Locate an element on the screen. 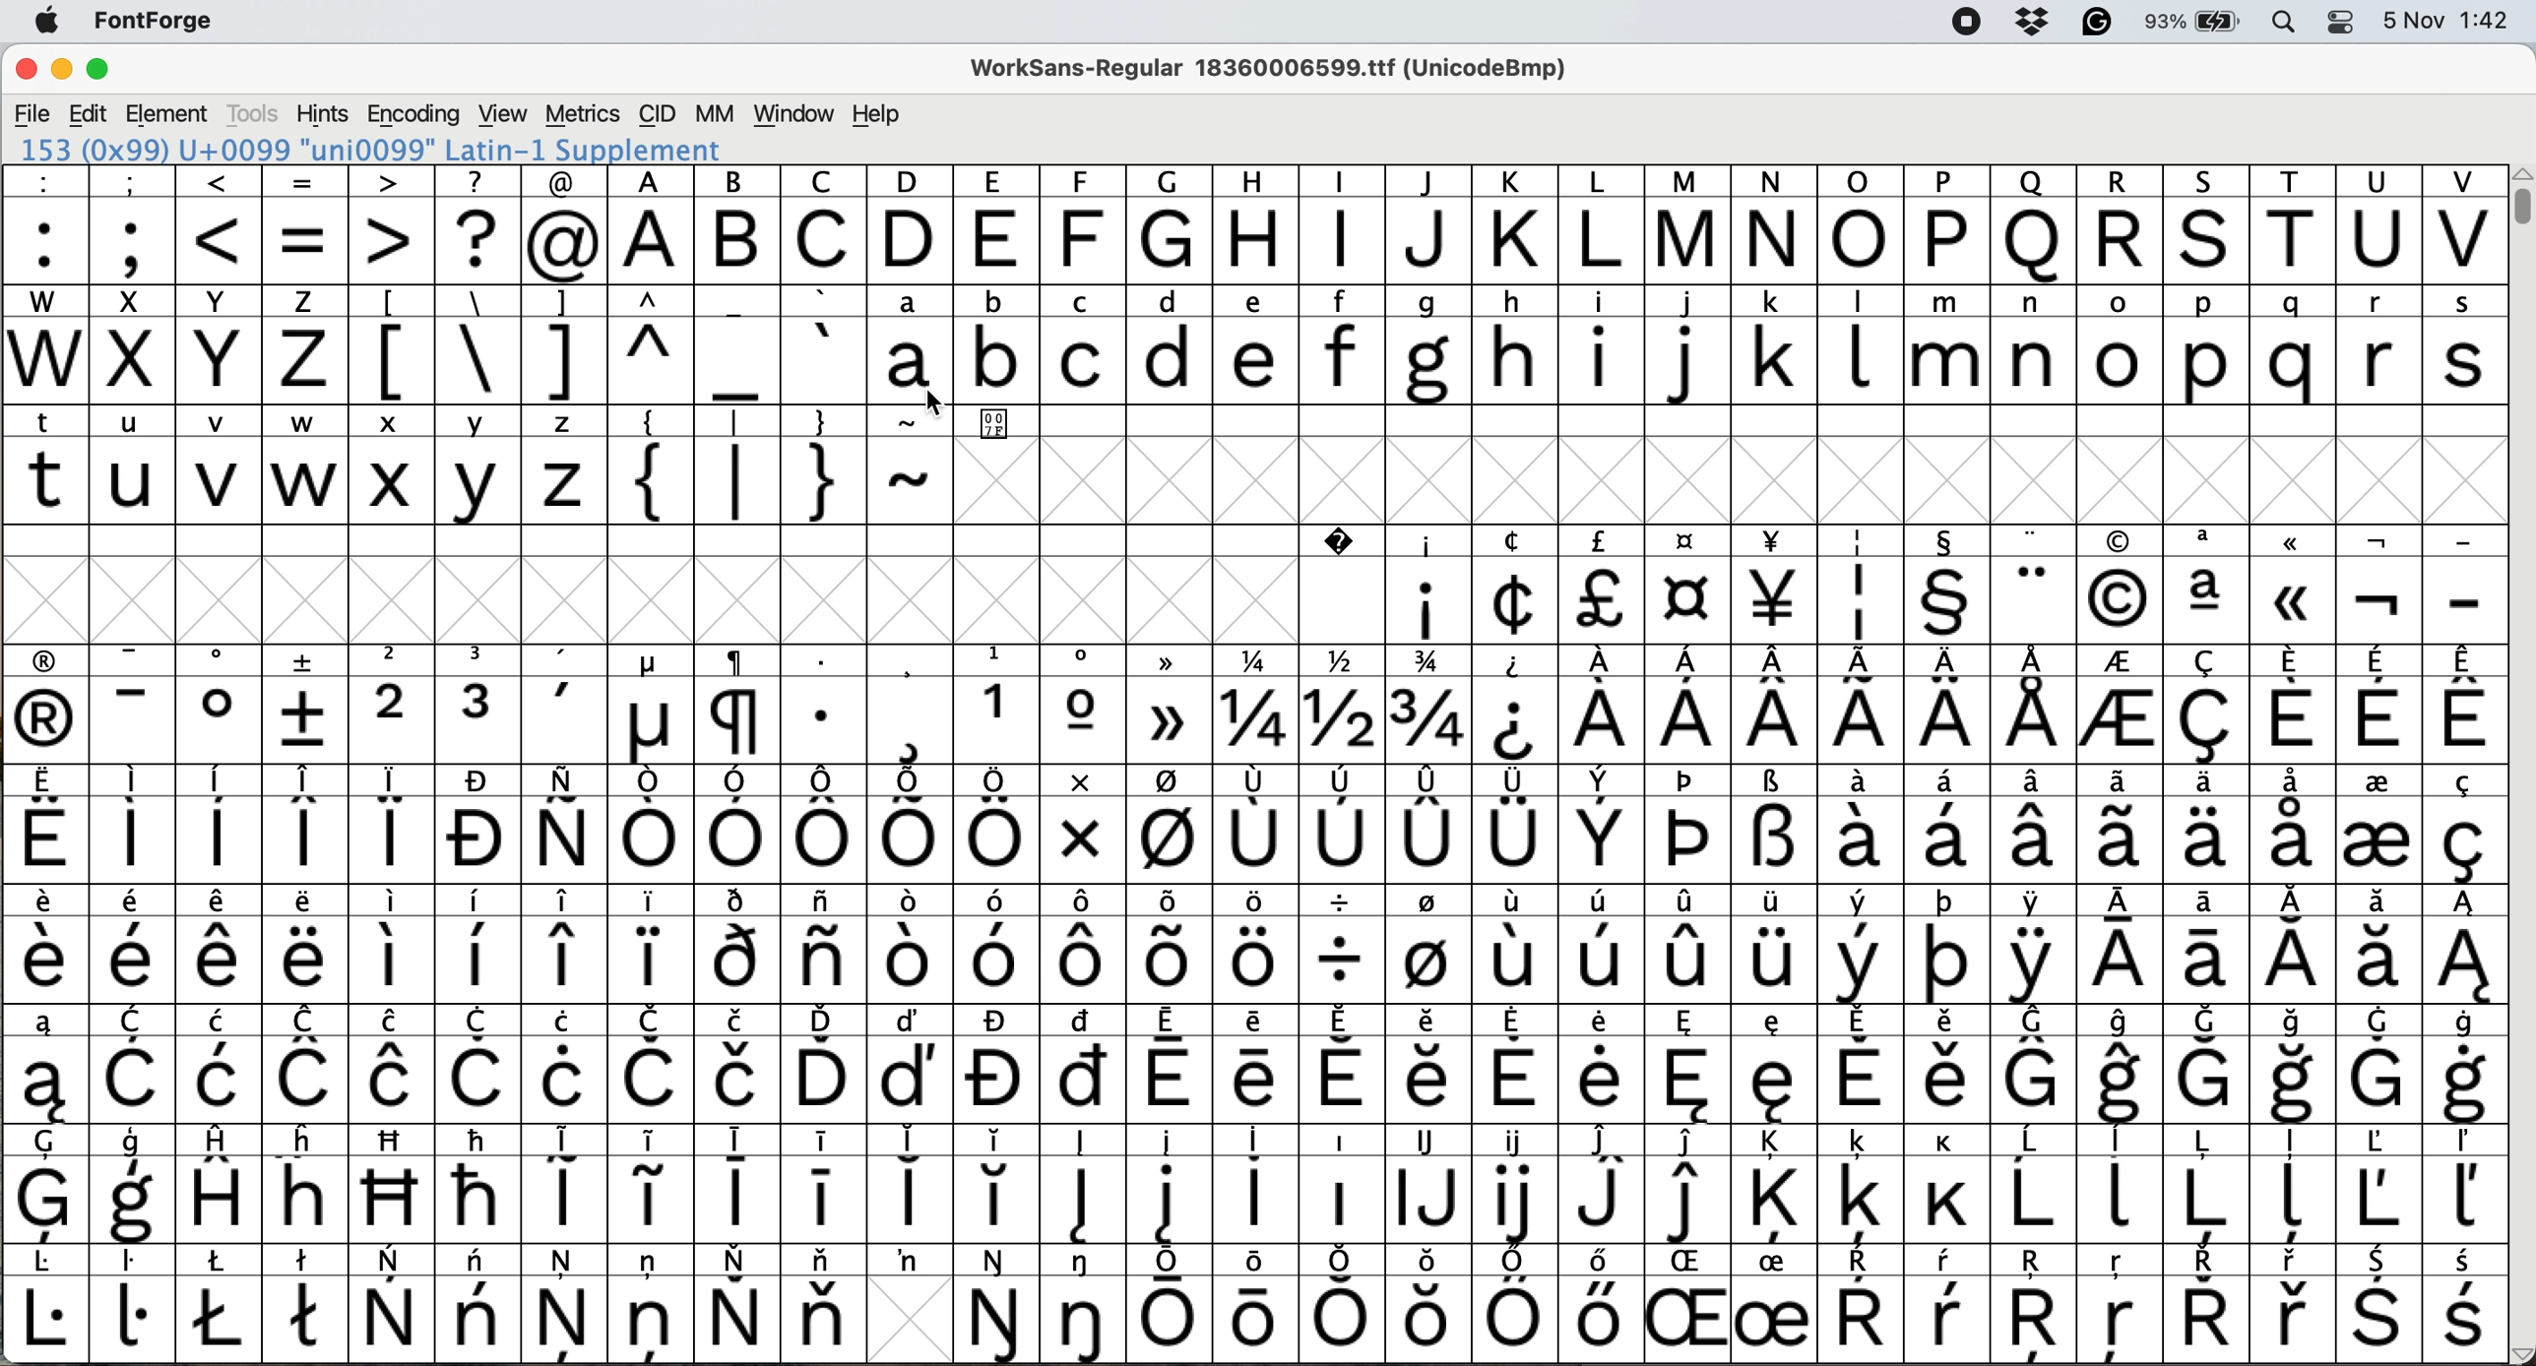 This screenshot has width=2536, height=1366. symbol is located at coordinates (654, 705).